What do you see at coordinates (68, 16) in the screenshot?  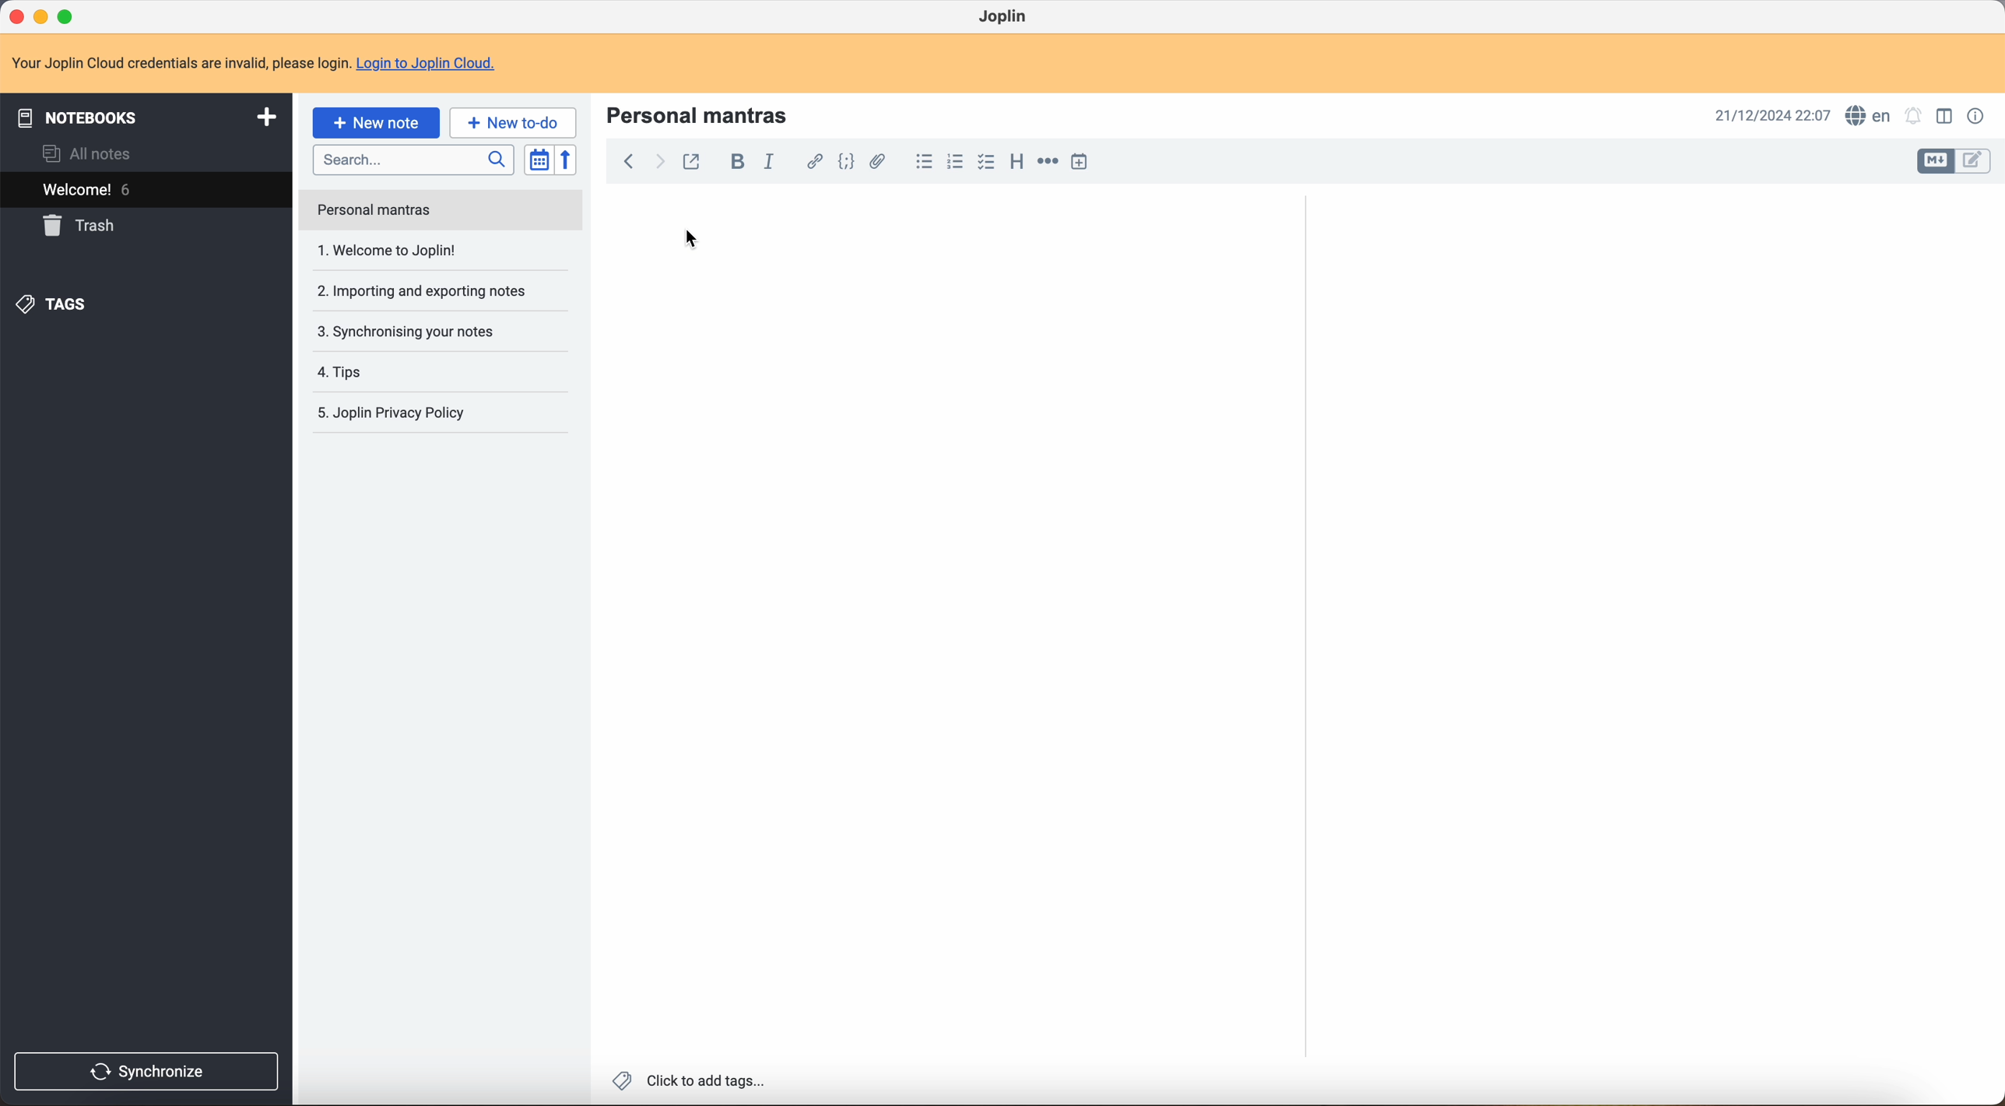 I see `maximize program` at bounding box center [68, 16].